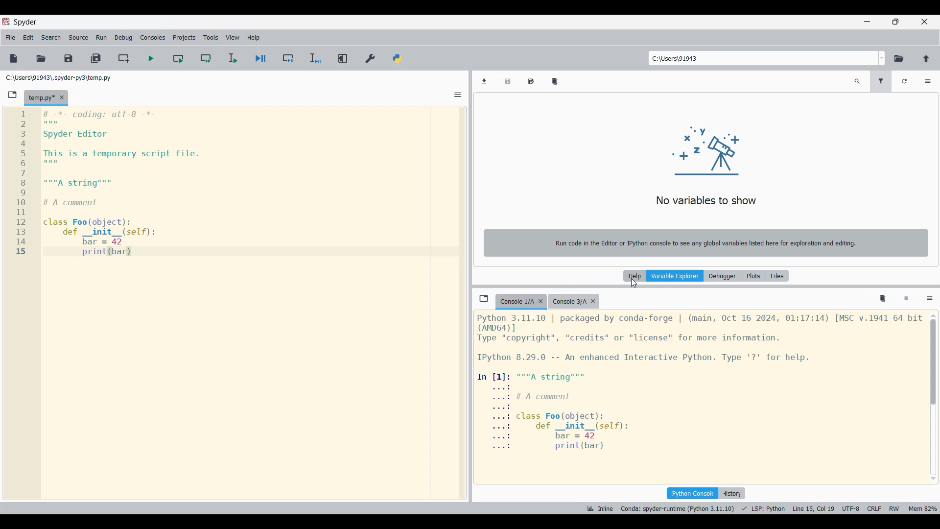  I want to click on Debug menu, so click(123, 38).